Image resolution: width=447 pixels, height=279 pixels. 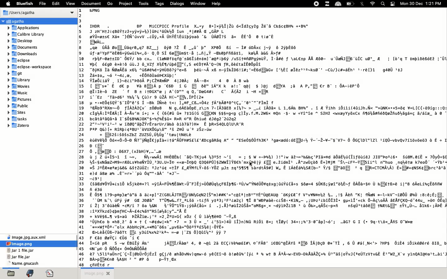 I want to click on eclipse workspace, so click(x=29, y=67).